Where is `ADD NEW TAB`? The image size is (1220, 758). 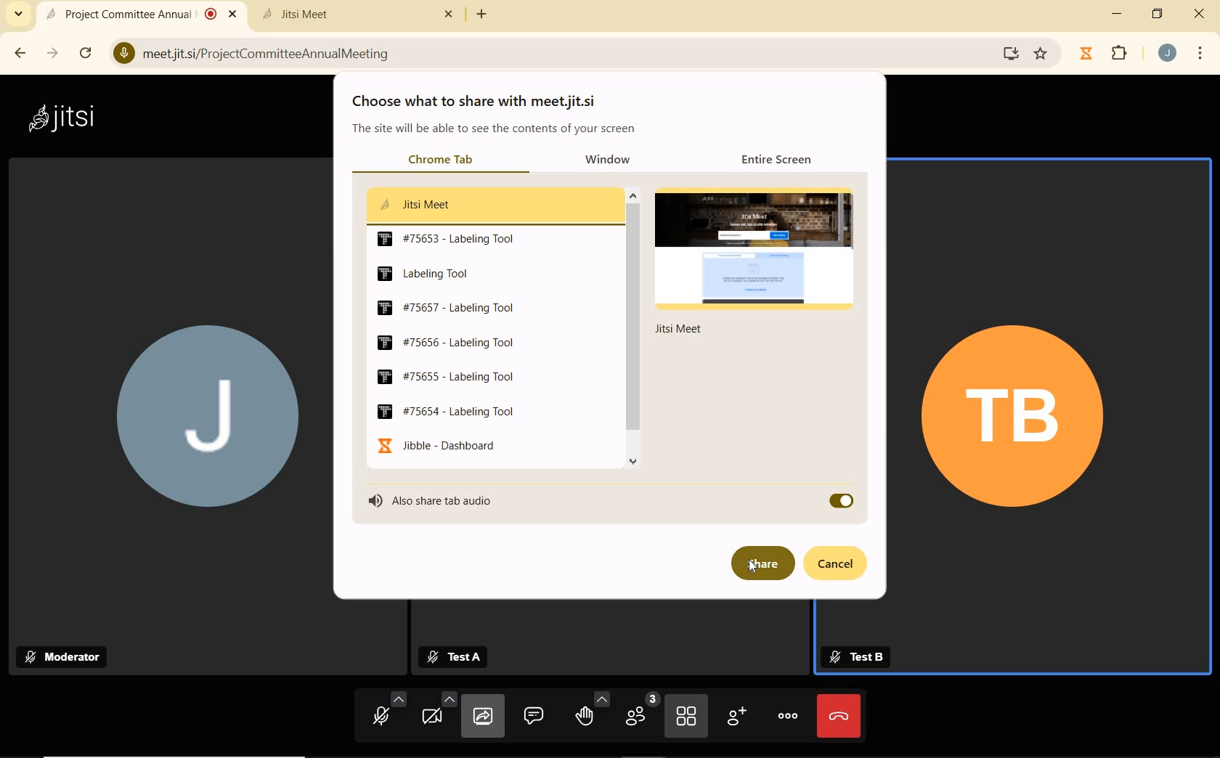 ADD NEW TAB is located at coordinates (482, 14).